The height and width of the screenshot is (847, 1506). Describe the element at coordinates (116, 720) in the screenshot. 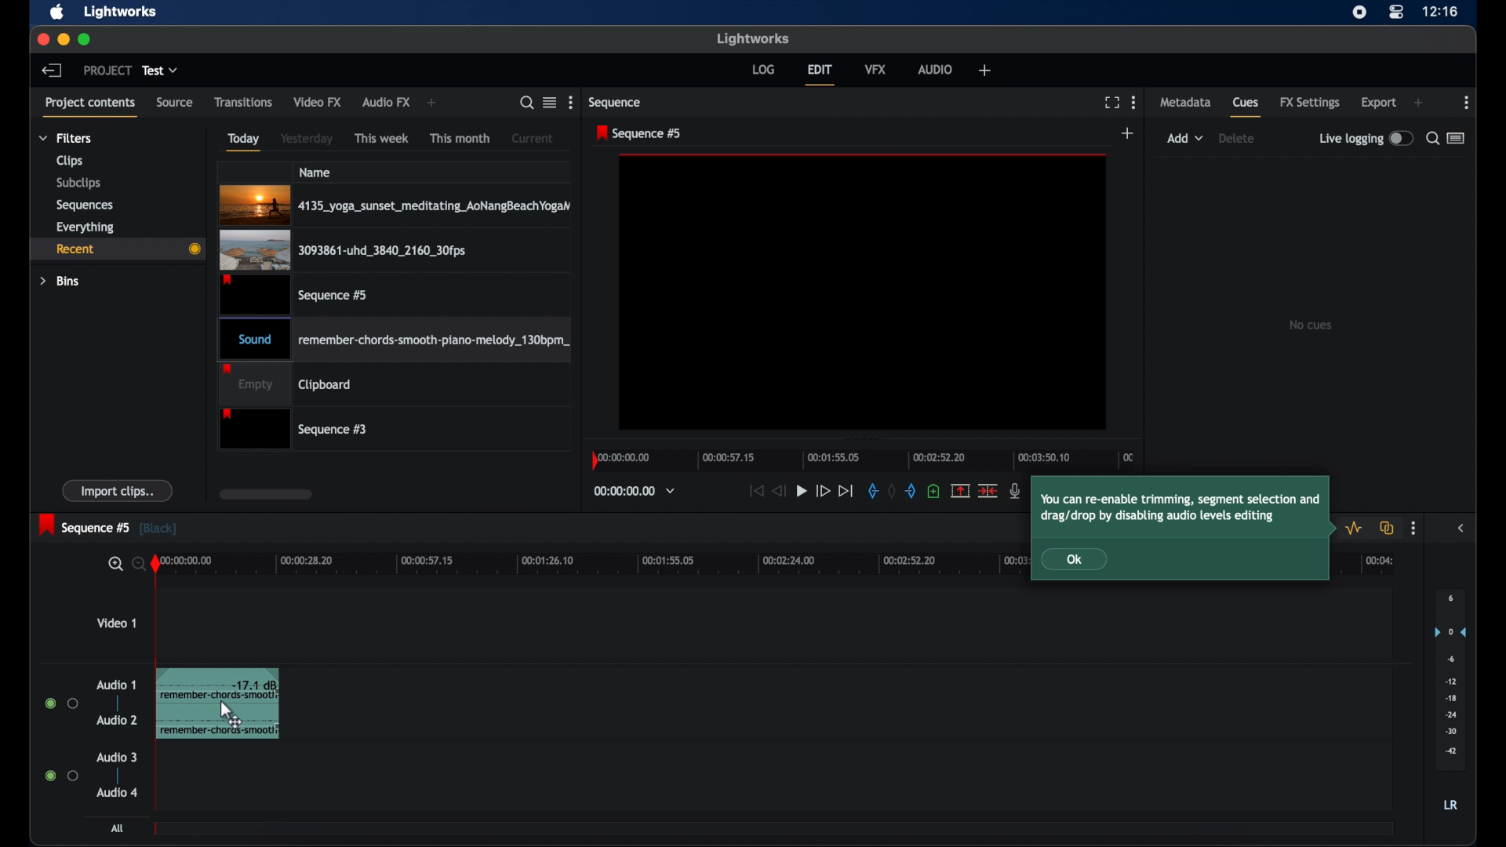

I see `audio 2` at that location.